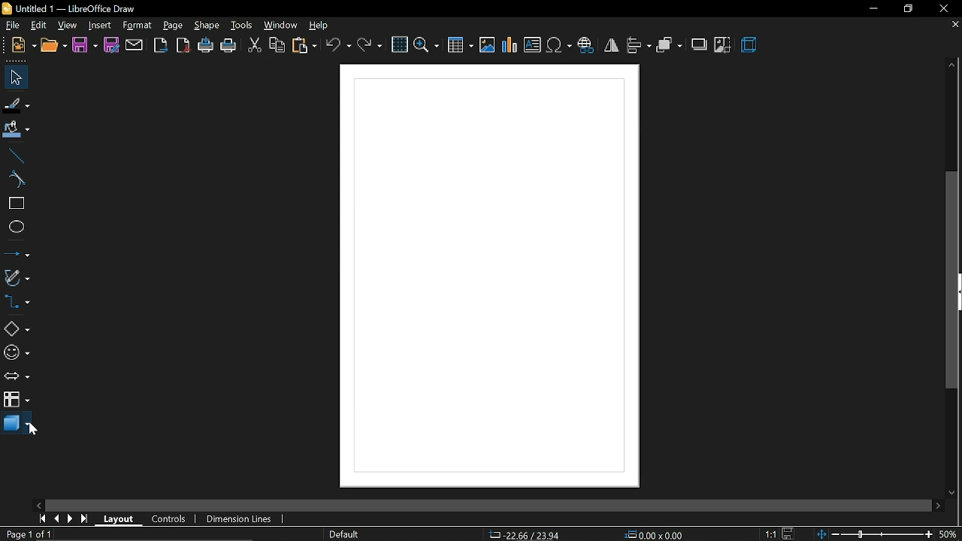 This screenshot has width=962, height=541. I want to click on minimize, so click(871, 9).